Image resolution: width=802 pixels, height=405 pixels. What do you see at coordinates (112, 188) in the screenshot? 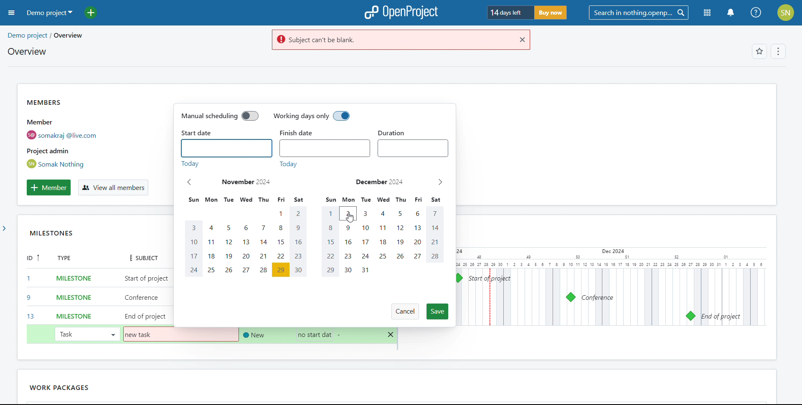
I see `view all members` at bounding box center [112, 188].